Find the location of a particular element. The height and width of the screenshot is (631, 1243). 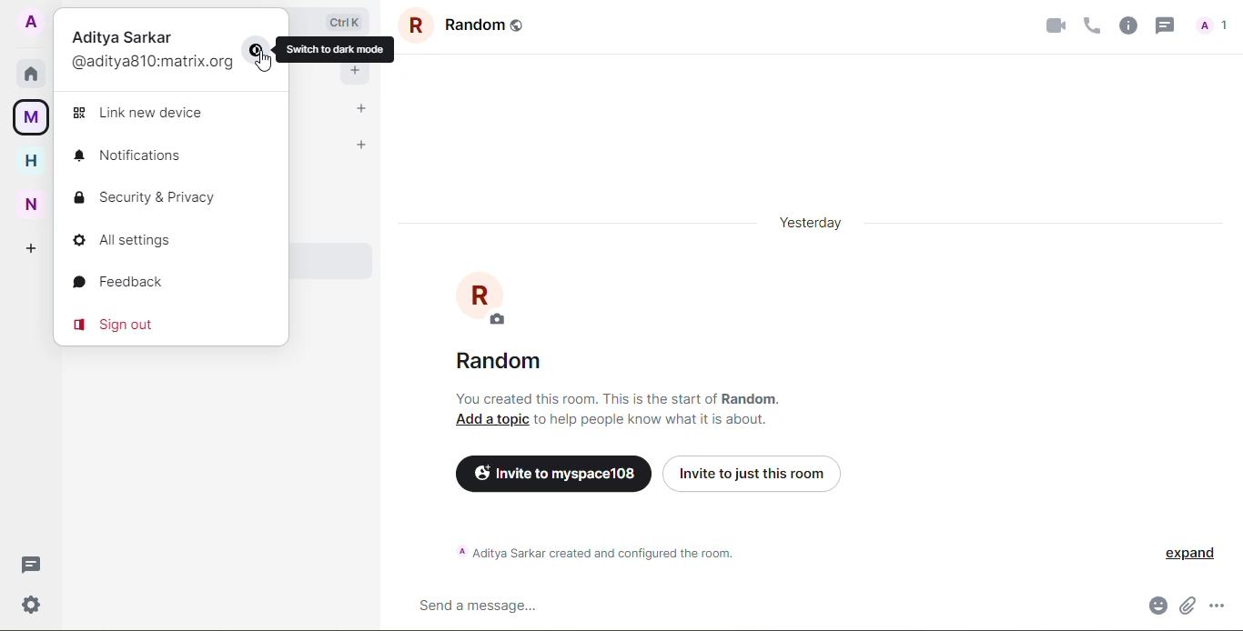

ctrl+k is located at coordinates (344, 20).